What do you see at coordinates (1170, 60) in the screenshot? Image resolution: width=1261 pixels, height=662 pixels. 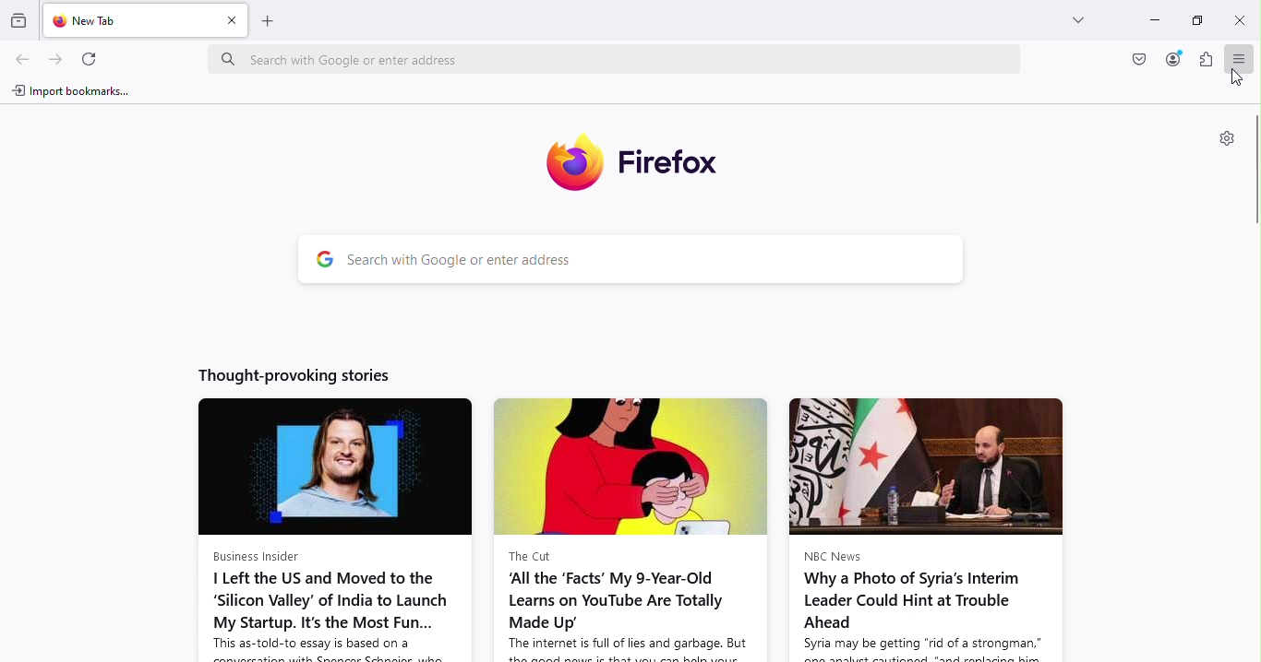 I see `Account` at bounding box center [1170, 60].